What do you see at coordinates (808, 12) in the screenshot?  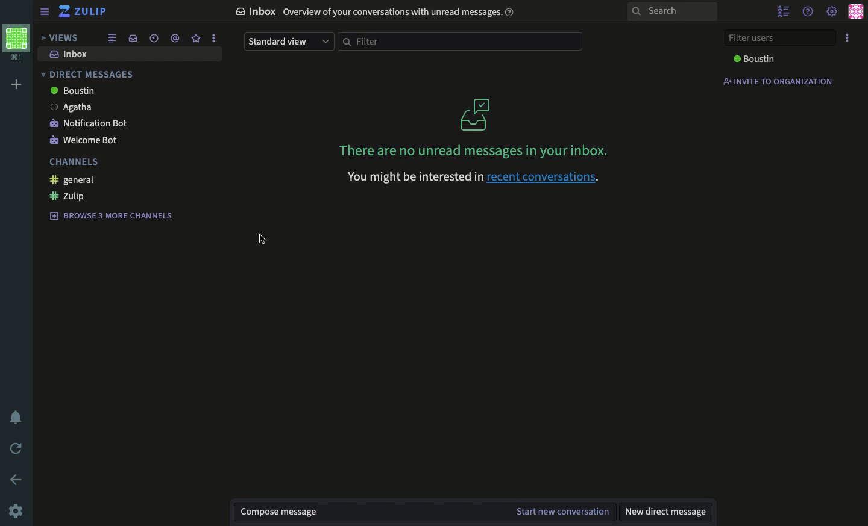 I see `help` at bounding box center [808, 12].